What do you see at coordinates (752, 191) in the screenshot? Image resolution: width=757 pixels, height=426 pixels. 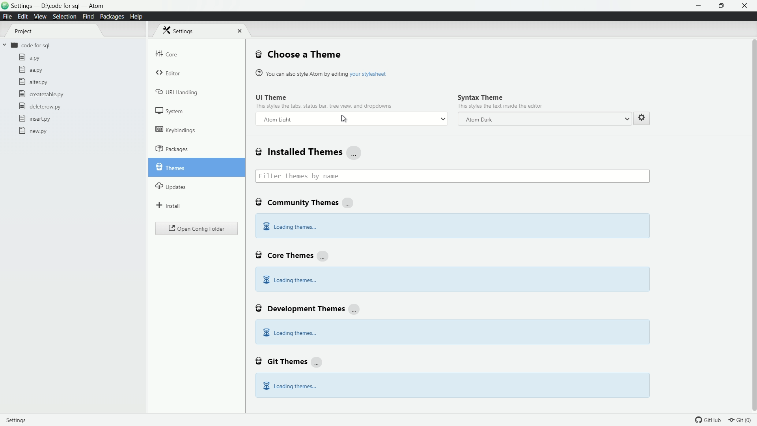 I see `scroll bar` at bounding box center [752, 191].